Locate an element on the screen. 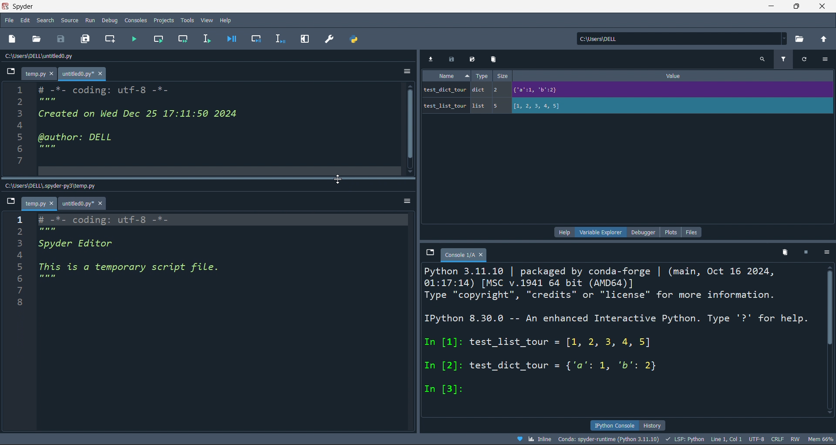 Image resolution: width=836 pixels, height=445 pixels. 8 is located at coordinates (27, 300).